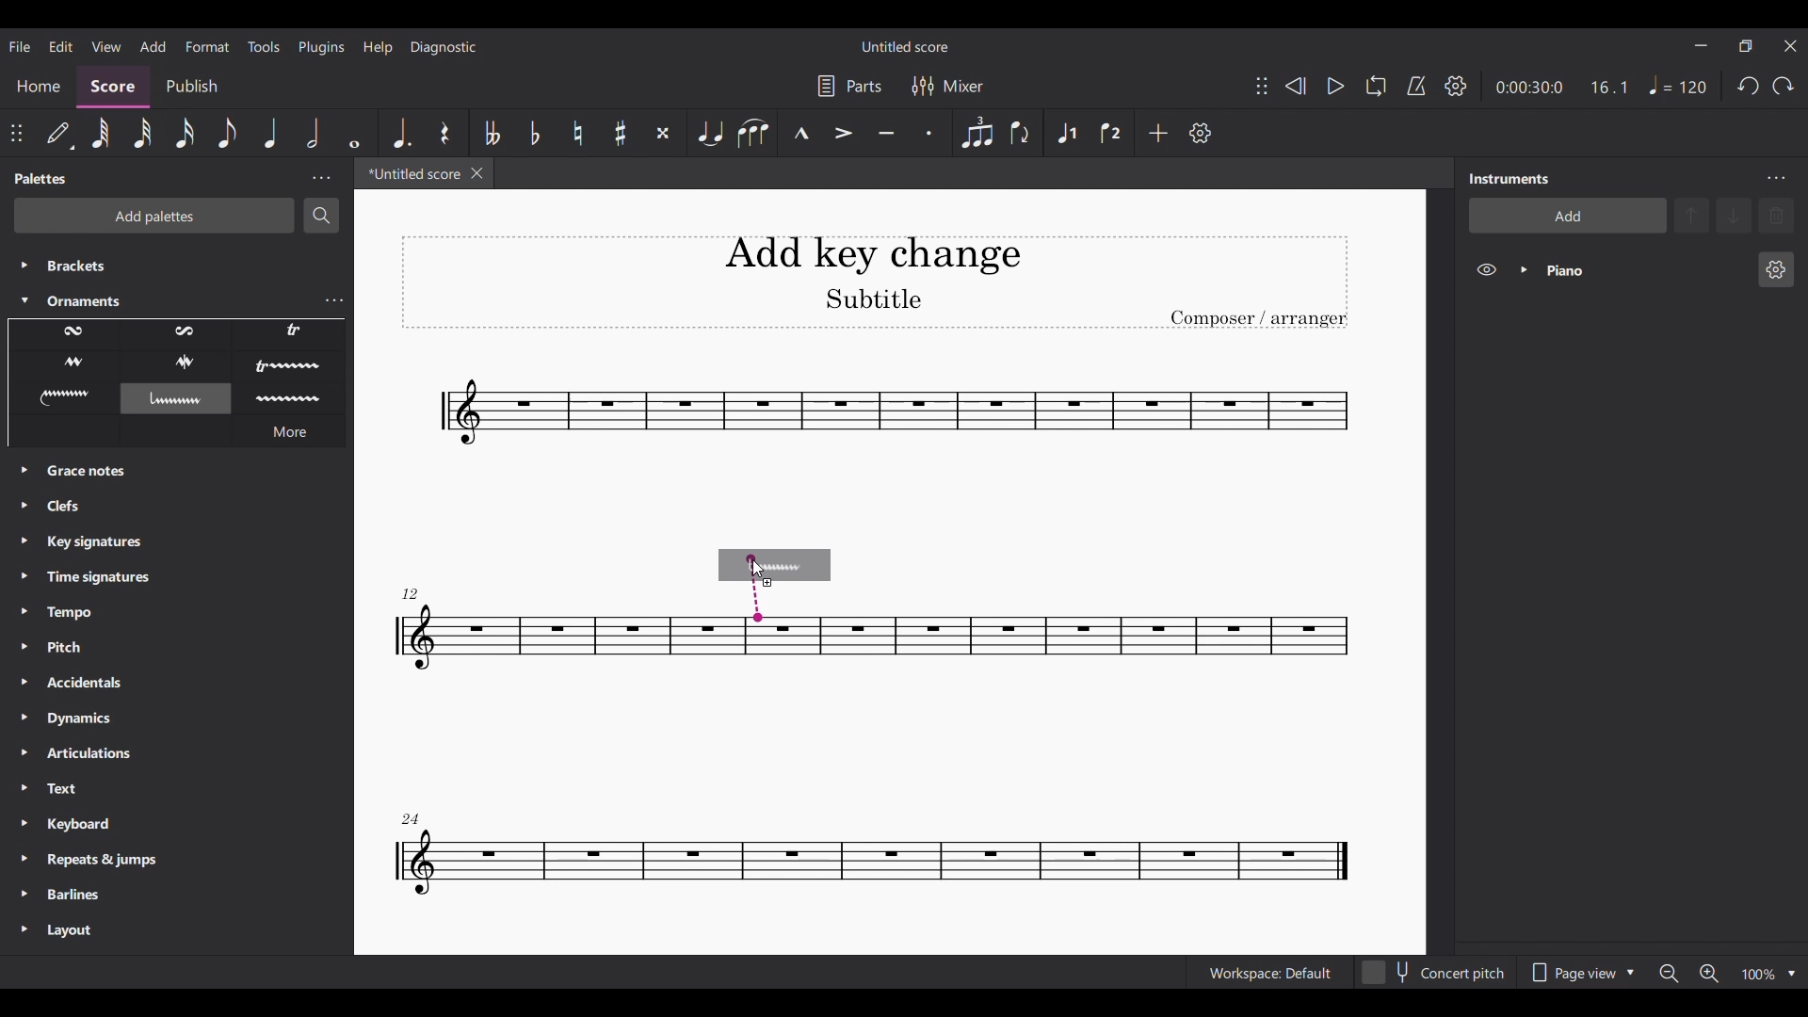 The image size is (1808, 1017). Describe the element at coordinates (755, 588) in the screenshot. I see `Determining attachment note` at that location.